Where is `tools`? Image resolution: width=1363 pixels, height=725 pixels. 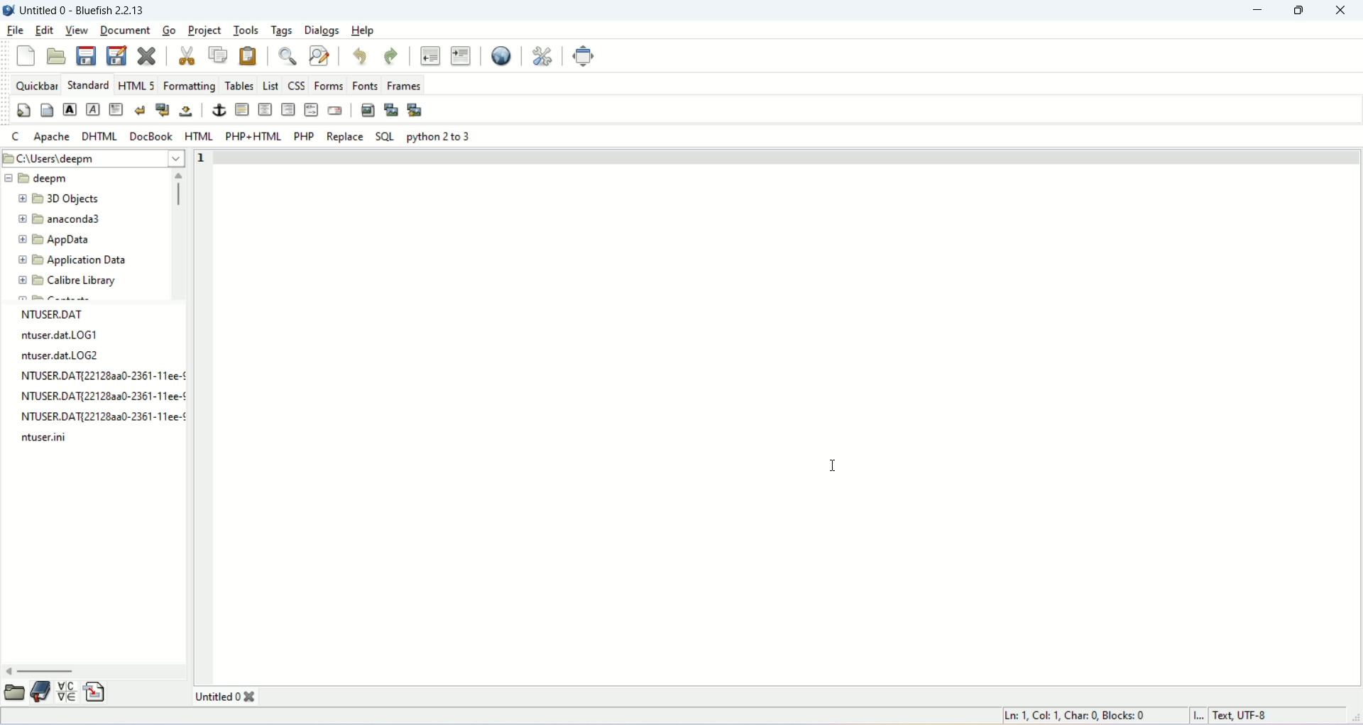 tools is located at coordinates (246, 30).